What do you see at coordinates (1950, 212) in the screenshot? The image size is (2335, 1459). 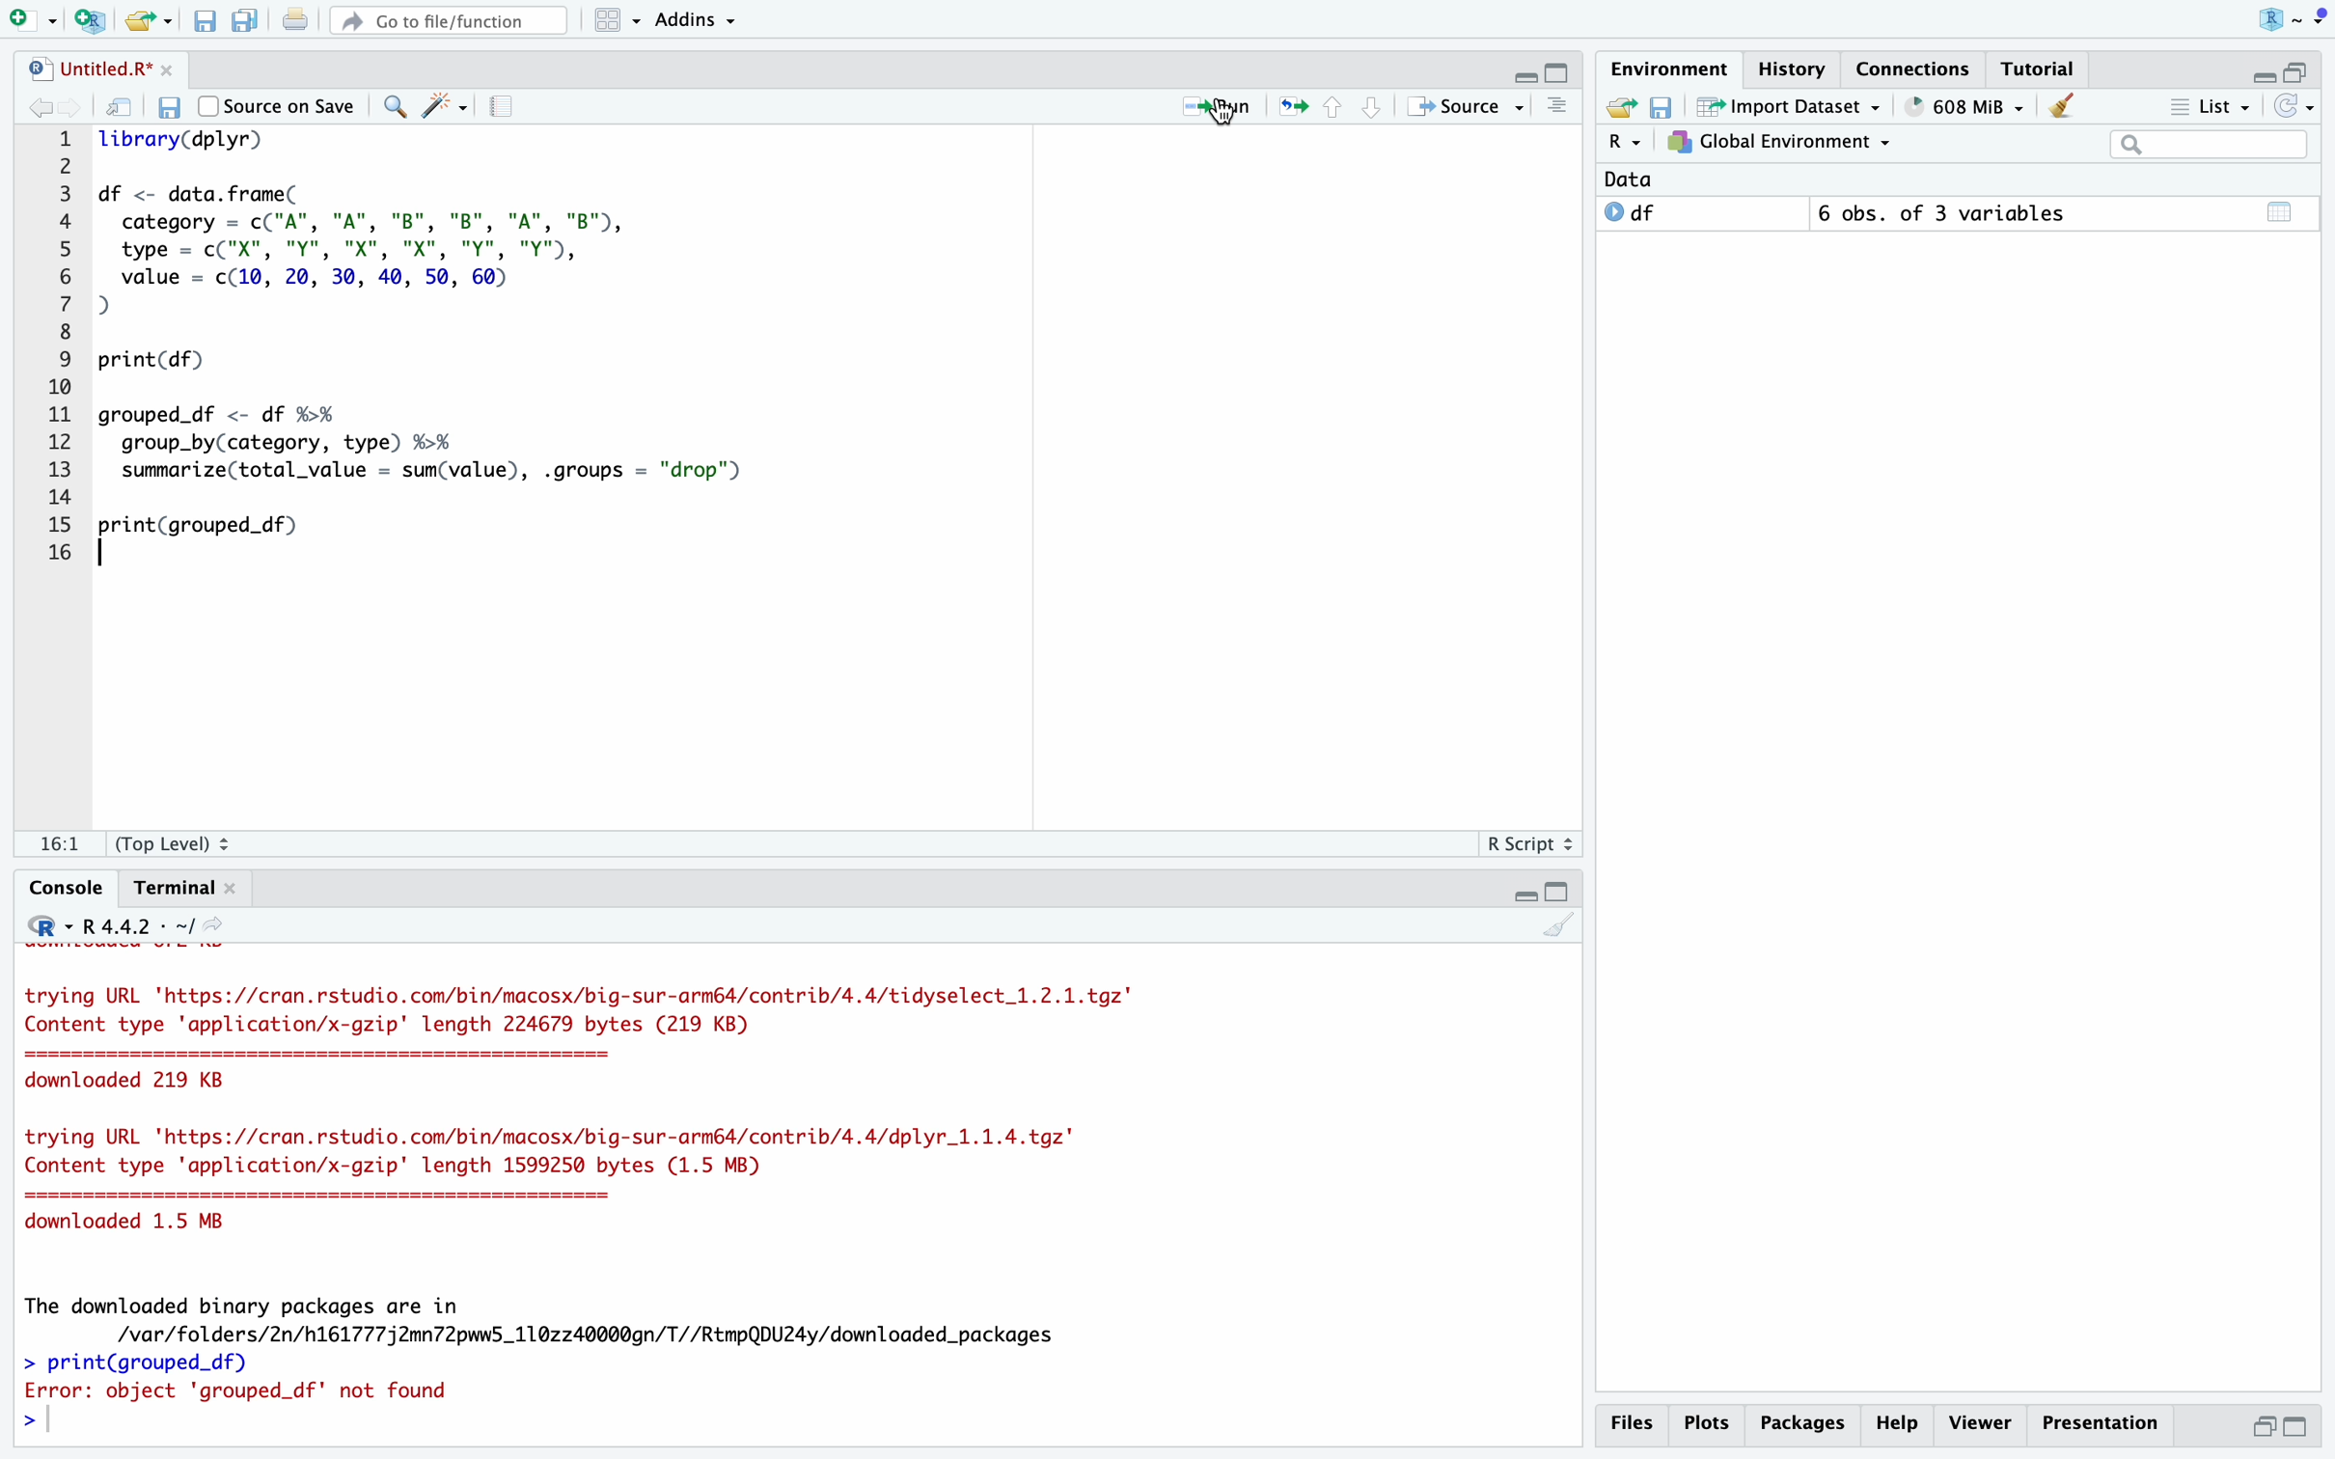 I see `6 obs. of 3 variables` at bounding box center [1950, 212].